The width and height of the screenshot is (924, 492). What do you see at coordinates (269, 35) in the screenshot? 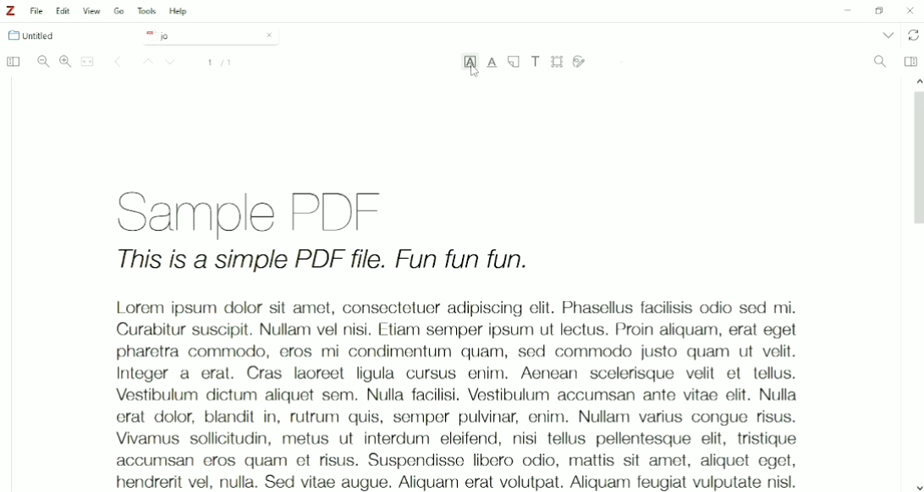
I see `Close` at bounding box center [269, 35].